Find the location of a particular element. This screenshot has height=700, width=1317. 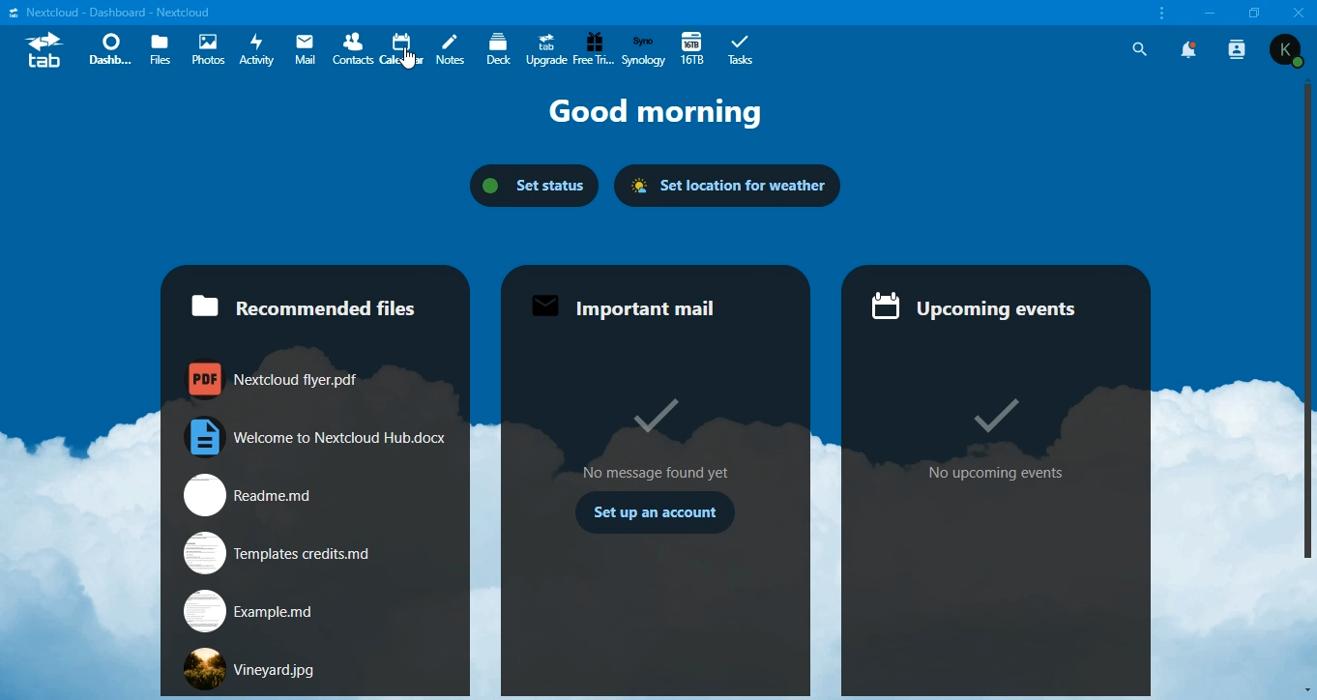

files is located at coordinates (161, 49).